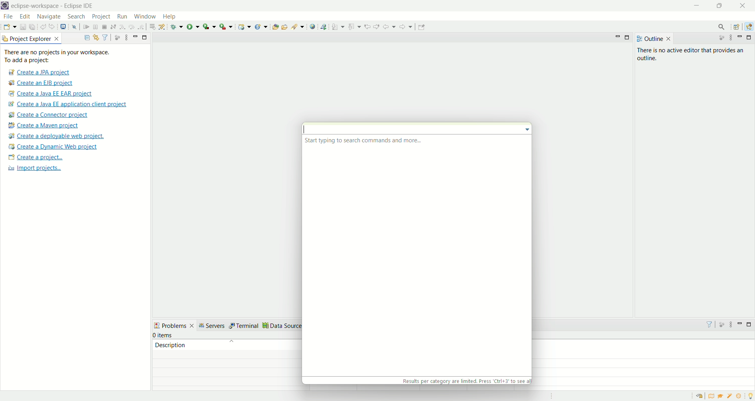  What do you see at coordinates (63, 28) in the screenshot?
I see `open a terminal` at bounding box center [63, 28].